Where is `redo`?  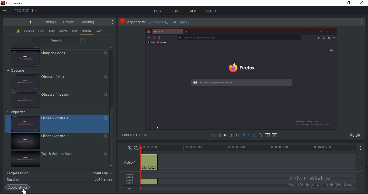
redo is located at coordinates (358, 136).